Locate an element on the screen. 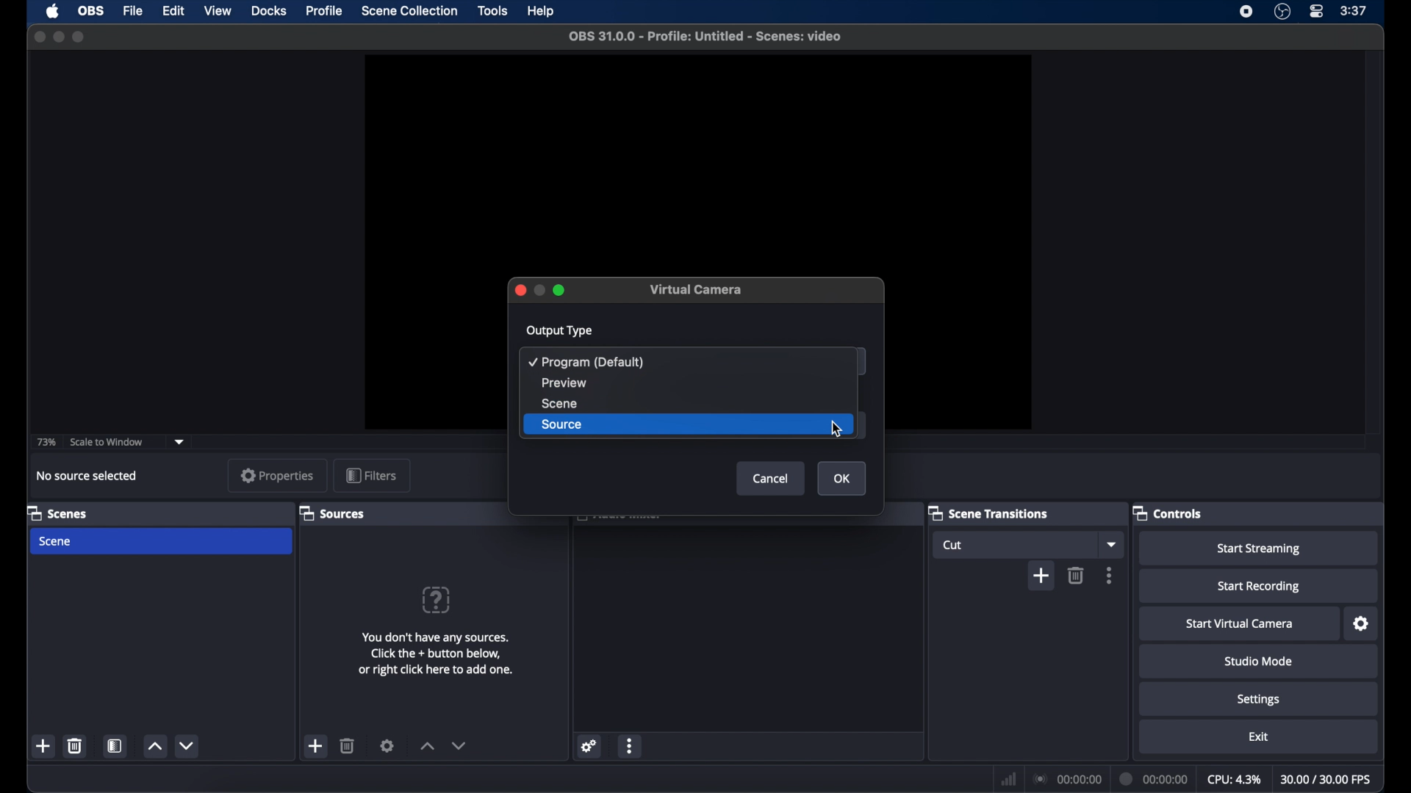 This screenshot has height=793, width=1411. scene is located at coordinates (56, 542).